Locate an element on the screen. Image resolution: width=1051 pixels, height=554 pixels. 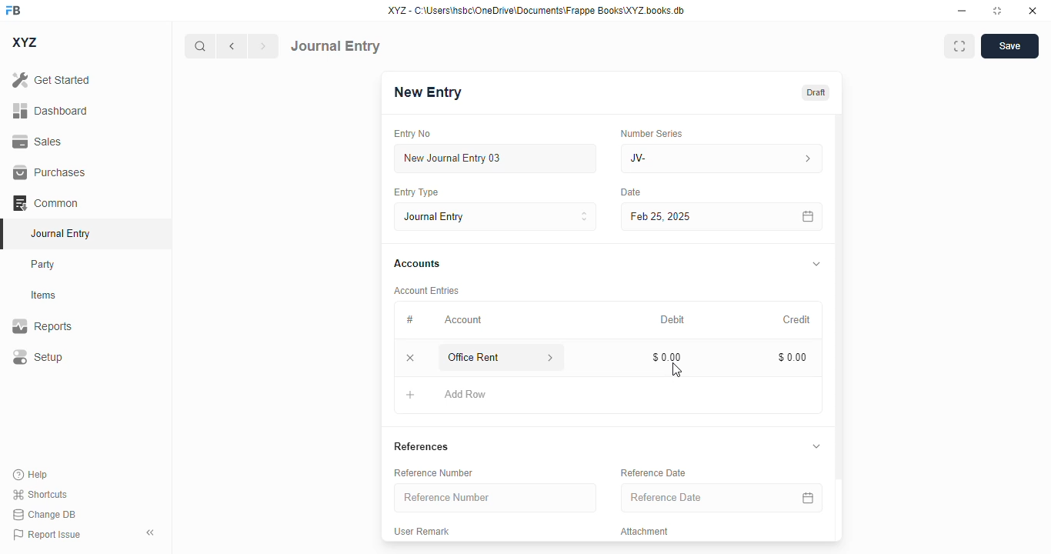
help is located at coordinates (31, 475).